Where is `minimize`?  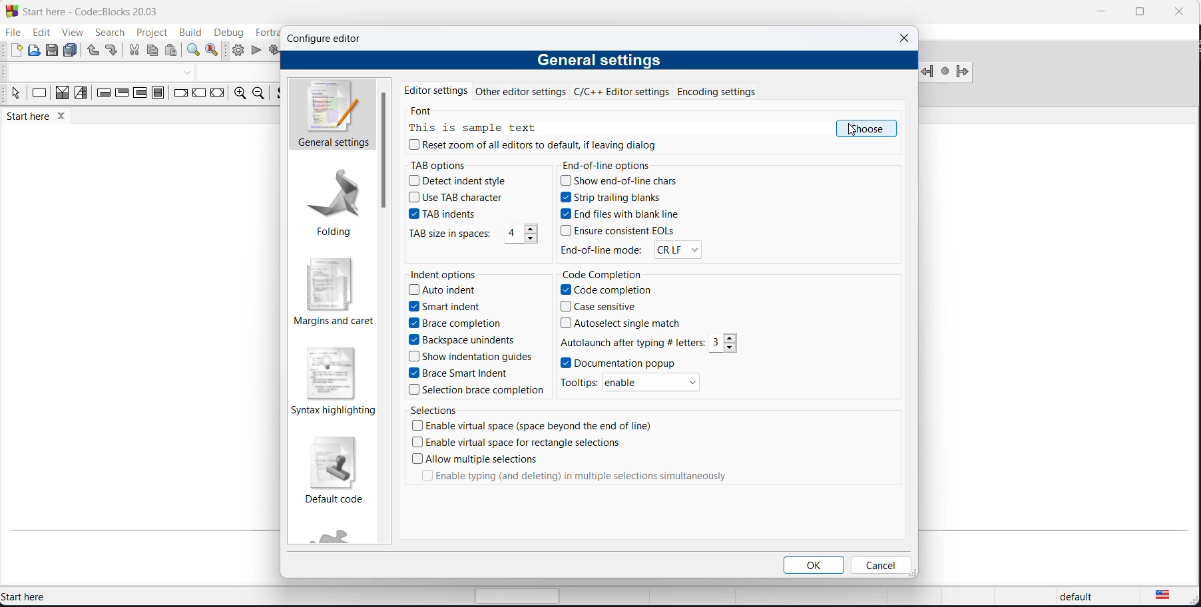 minimize is located at coordinates (1099, 13).